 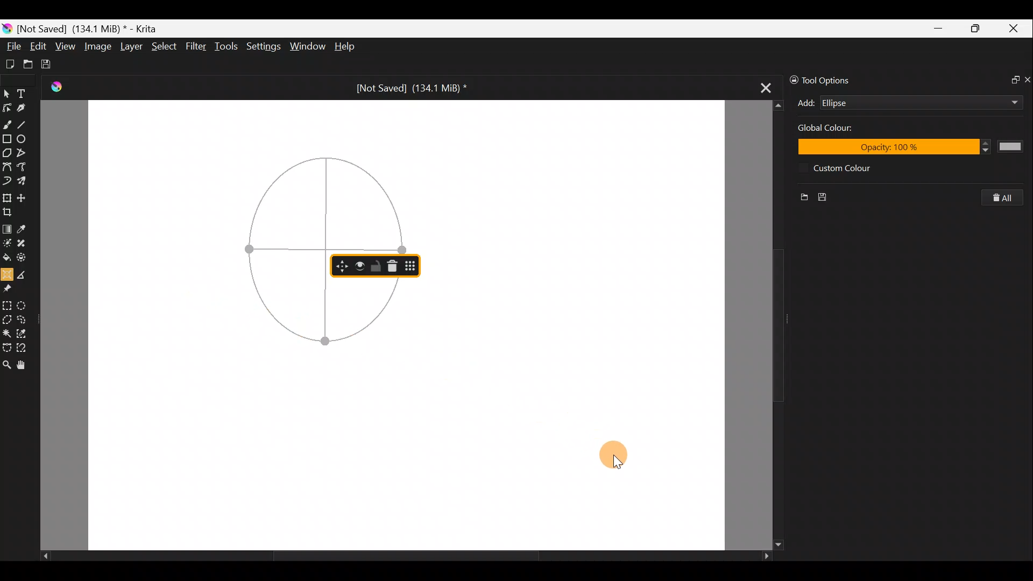 I want to click on Colorize mask tool, so click(x=7, y=243).